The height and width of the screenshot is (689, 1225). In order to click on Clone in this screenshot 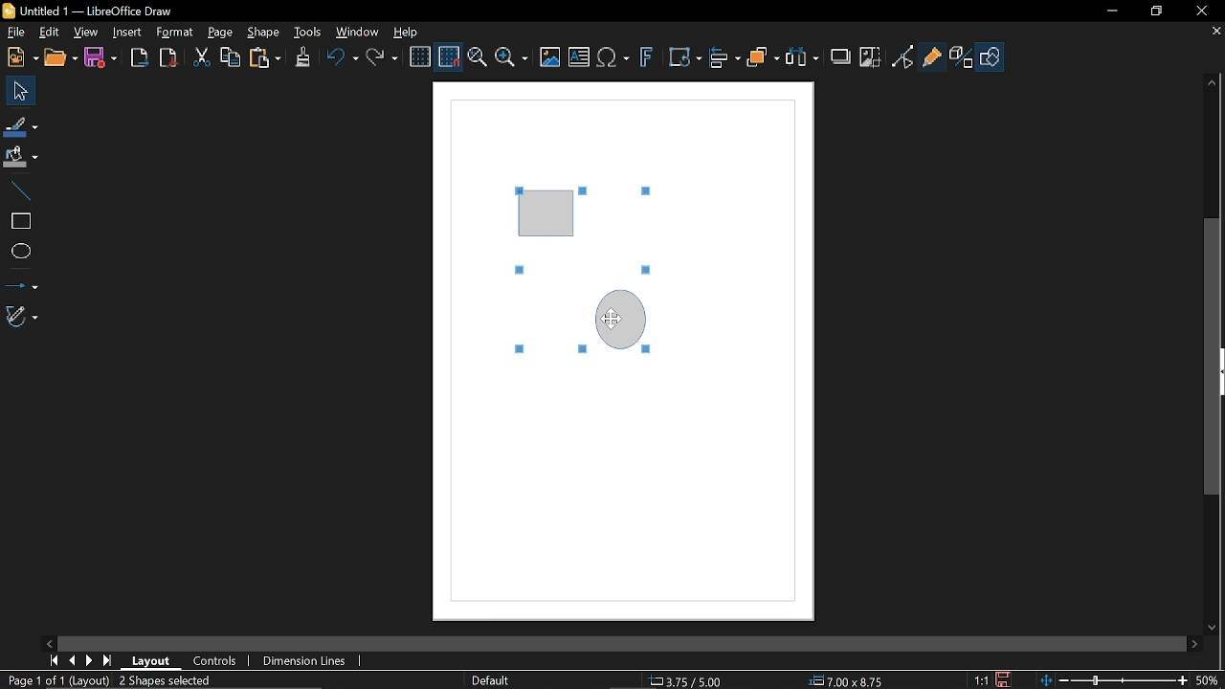, I will do `click(304, 58)`.